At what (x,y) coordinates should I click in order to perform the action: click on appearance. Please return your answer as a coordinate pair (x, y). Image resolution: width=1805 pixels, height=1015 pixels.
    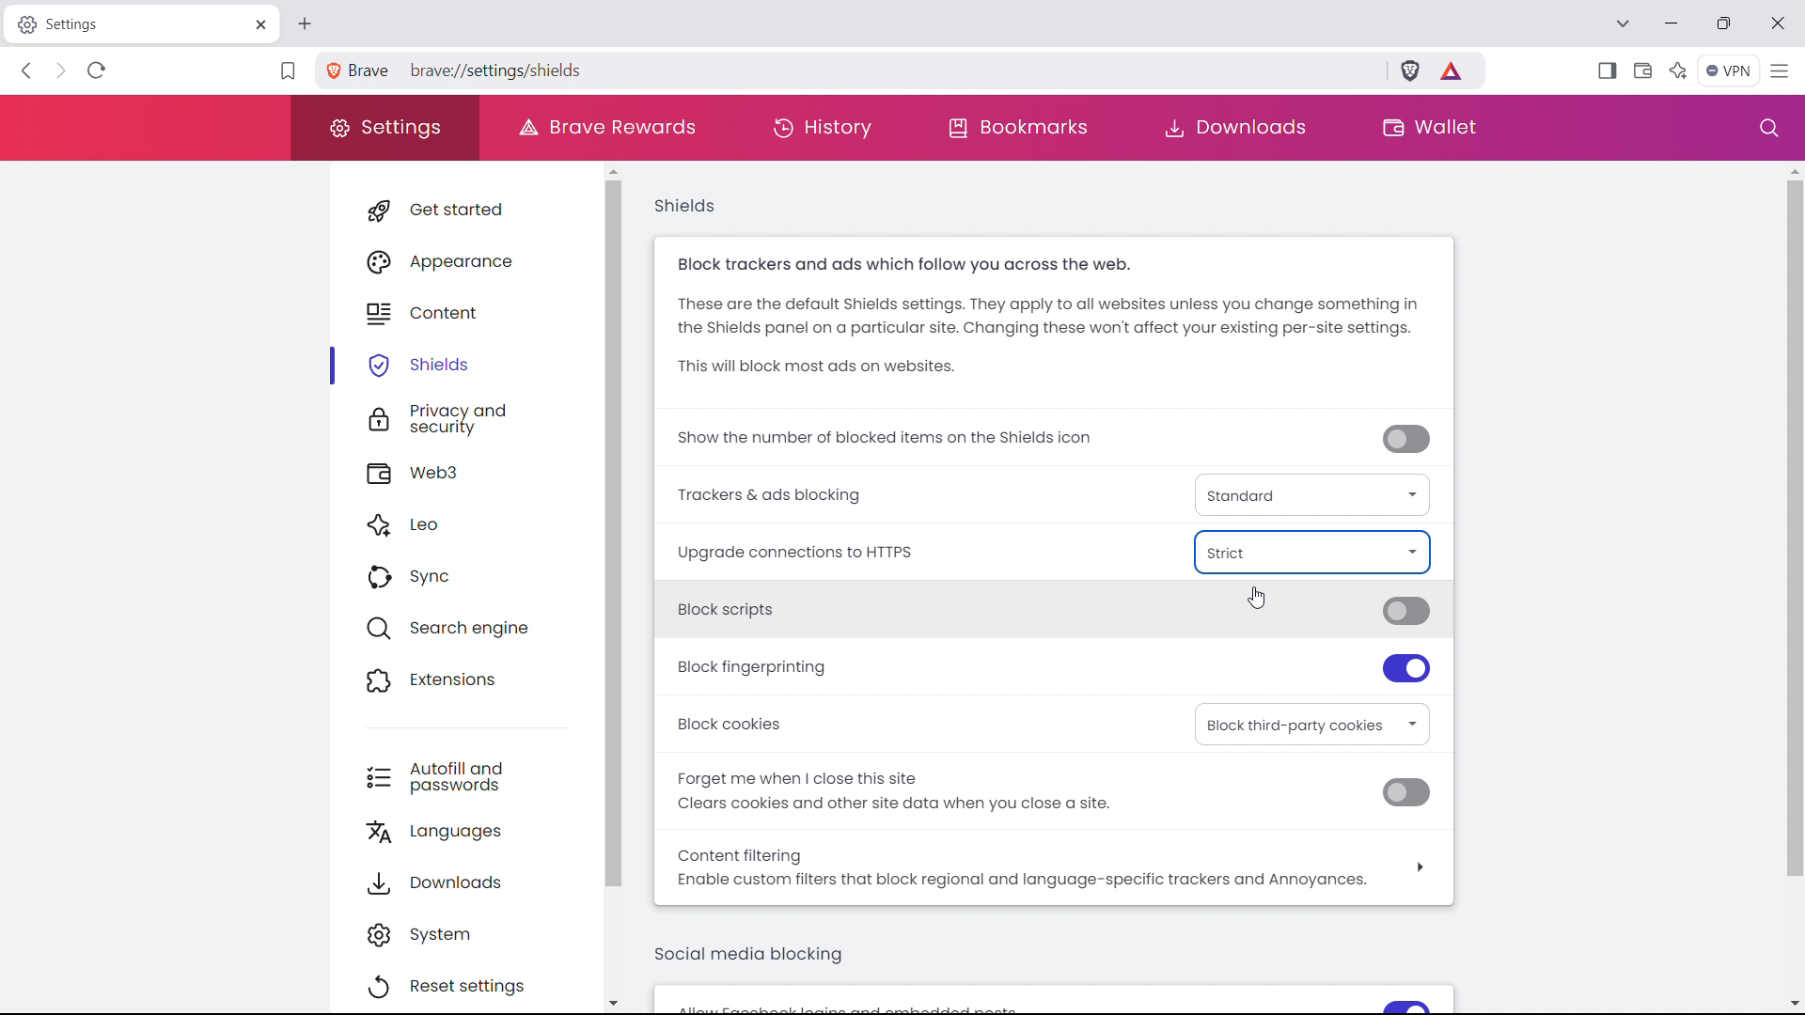
    Looking at the image, I should click on (477, 258).